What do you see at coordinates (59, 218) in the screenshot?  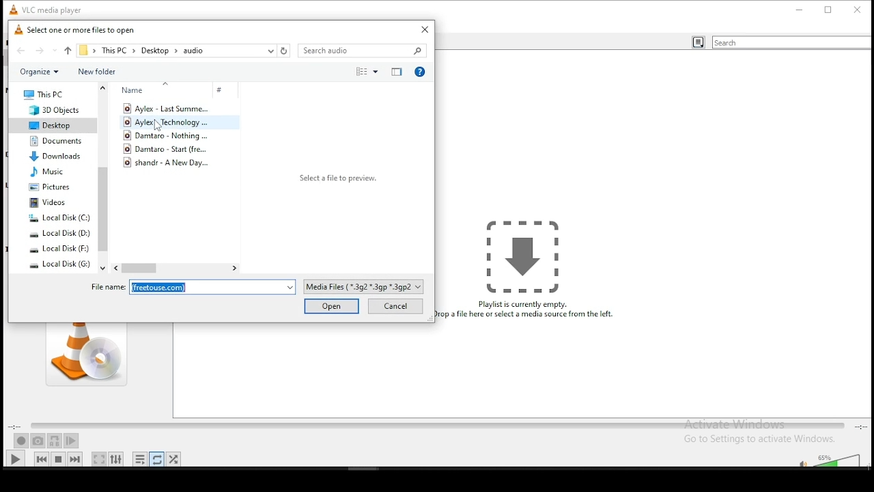 I see `local disk (C:)` at bounding box center [59, 218].